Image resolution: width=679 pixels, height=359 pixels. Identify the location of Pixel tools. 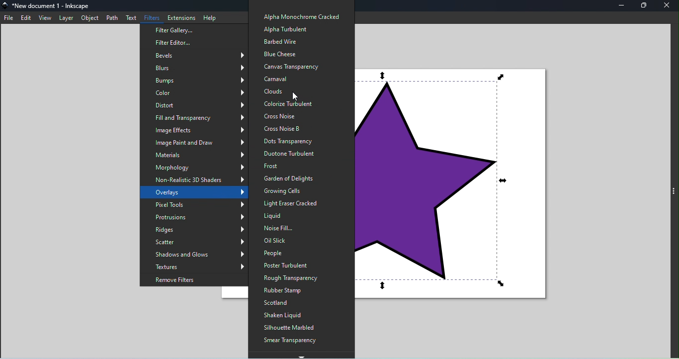
(198, 206).